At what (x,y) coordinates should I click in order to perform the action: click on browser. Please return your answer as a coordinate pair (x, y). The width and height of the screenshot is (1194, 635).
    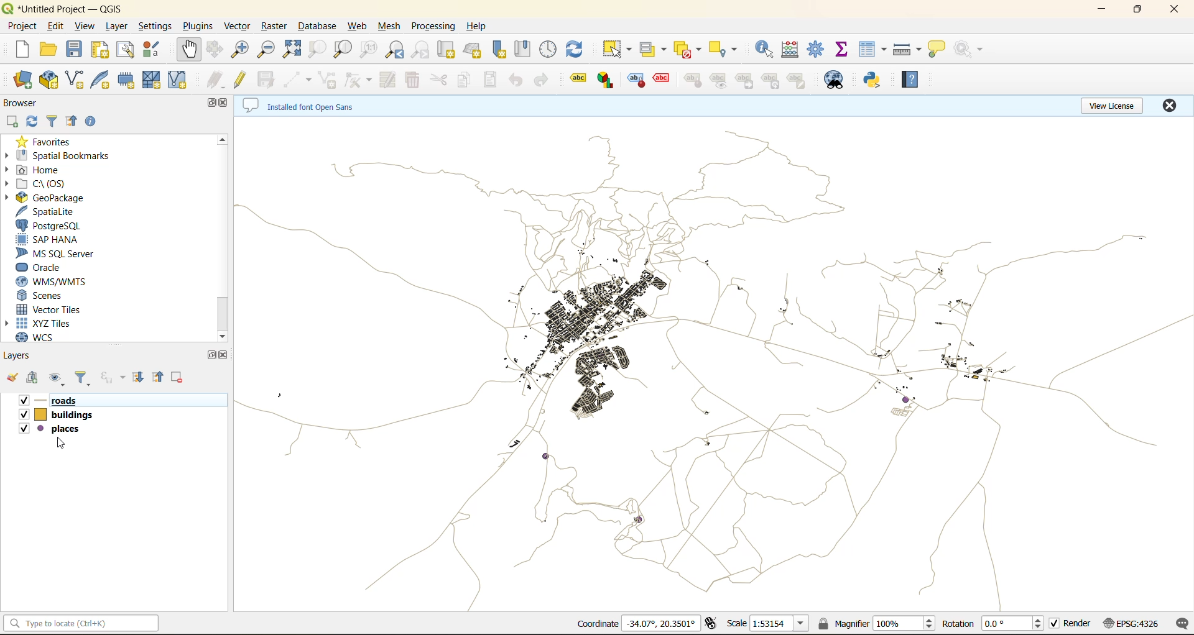
    Looking at the image, I should click on (30, 104).